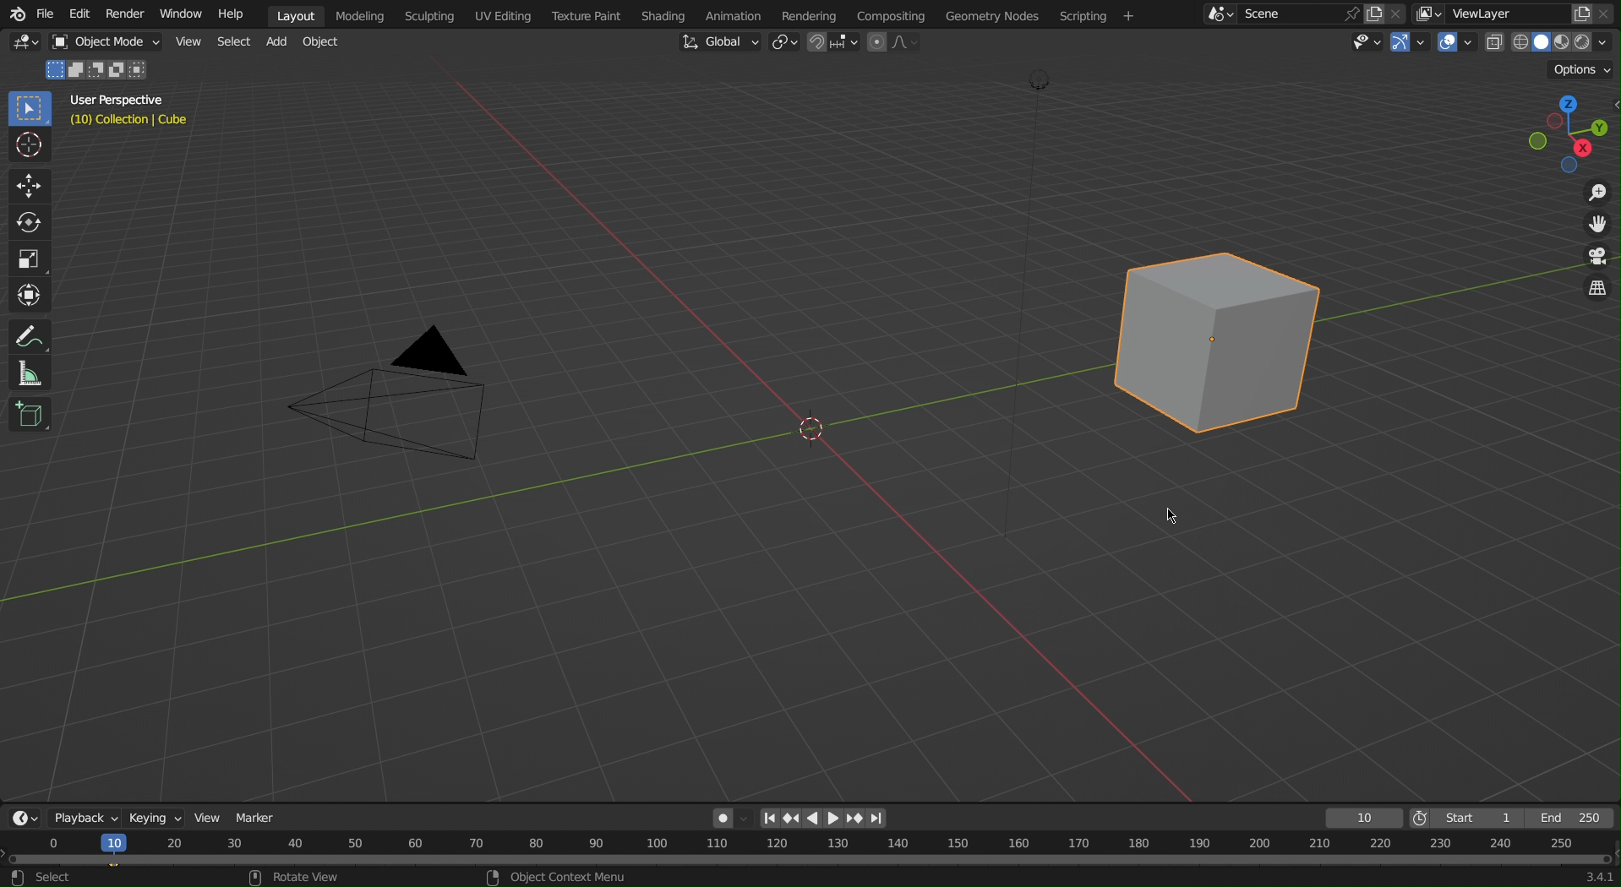 The height and width of the screenshot is (887, 1621). Describe the element at coordinates (190, 42) in the screenshot. I see `View` at that location.